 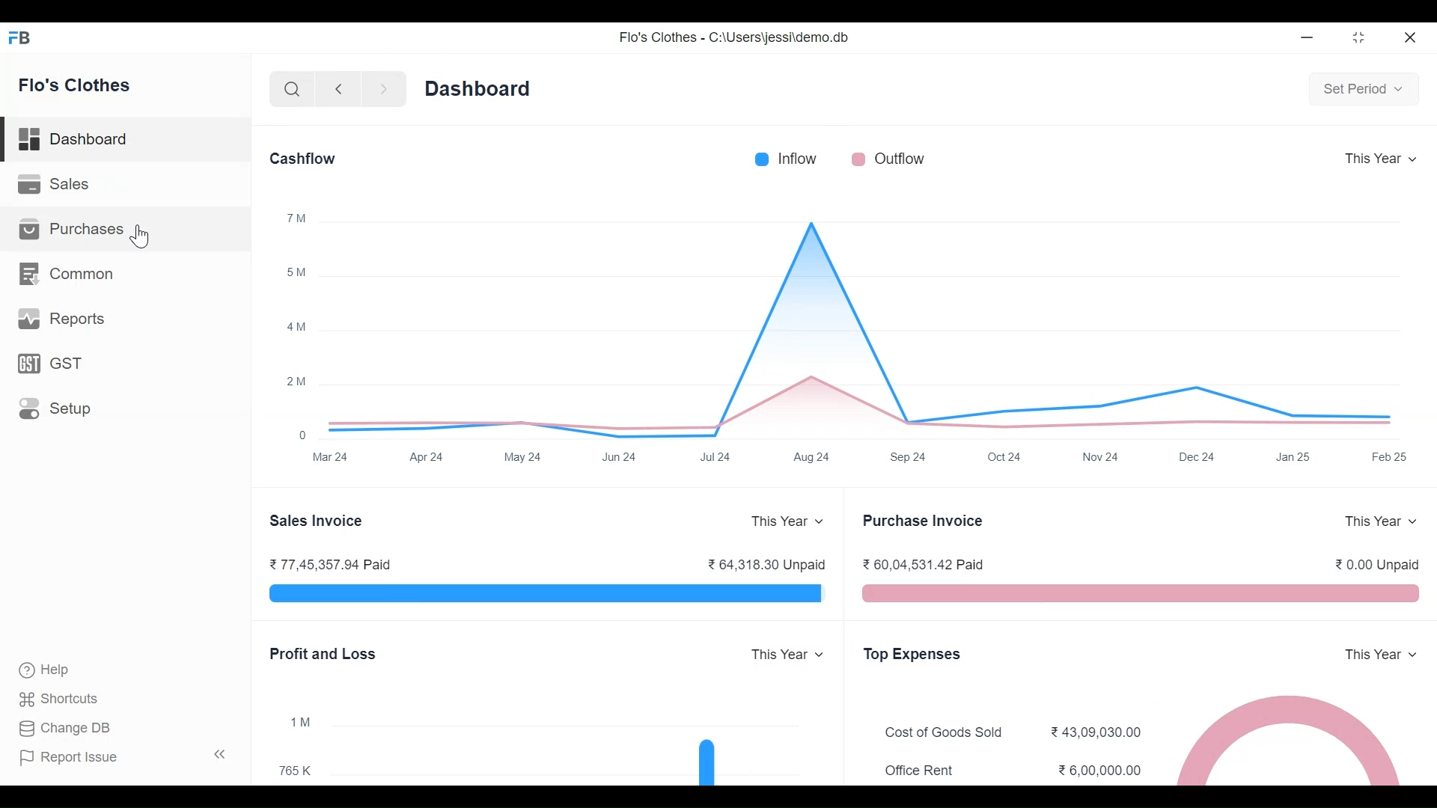 What do you see at coordinates (814, 456) in the screenshot?
I see `Aug 24` at bounding box center [814, 456].